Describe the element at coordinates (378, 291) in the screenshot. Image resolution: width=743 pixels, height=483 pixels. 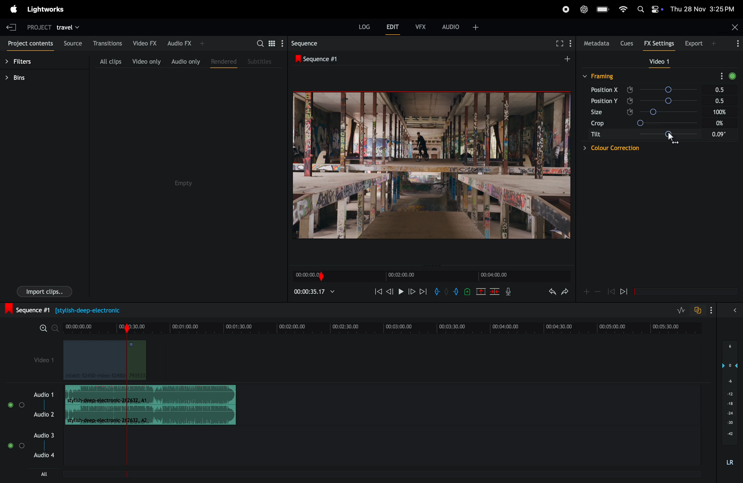
I see `rewind` at that location.